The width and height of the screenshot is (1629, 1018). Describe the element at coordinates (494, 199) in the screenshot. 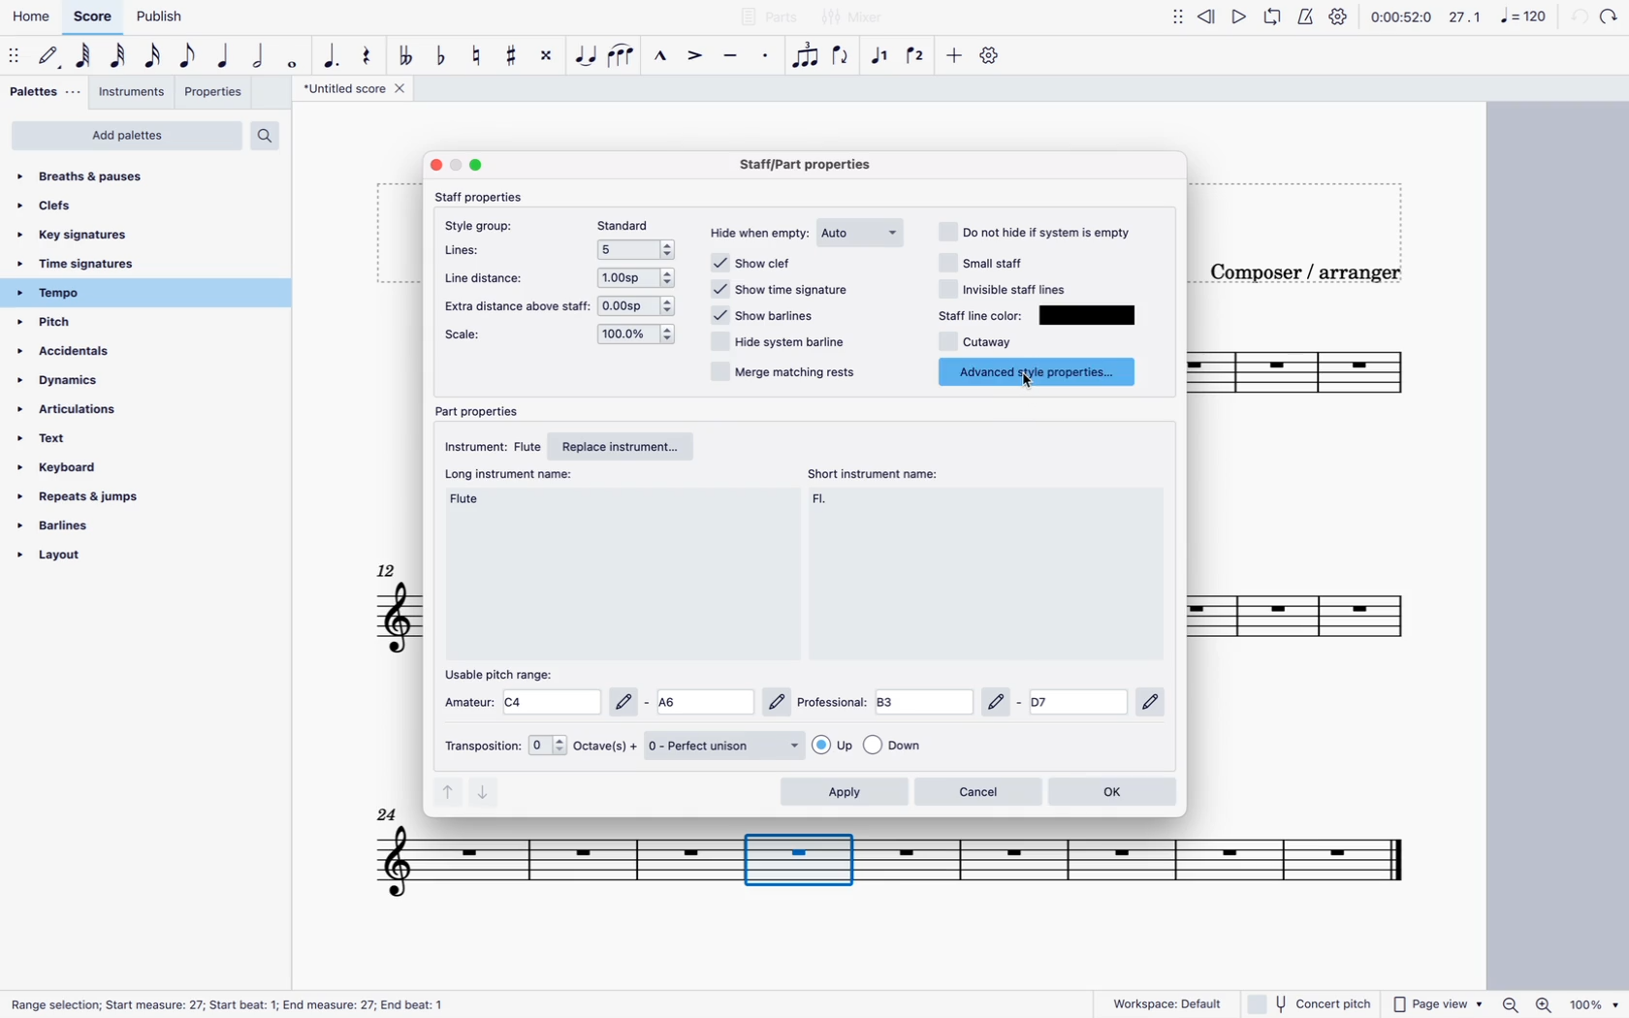

I see `staff properties` at that location.